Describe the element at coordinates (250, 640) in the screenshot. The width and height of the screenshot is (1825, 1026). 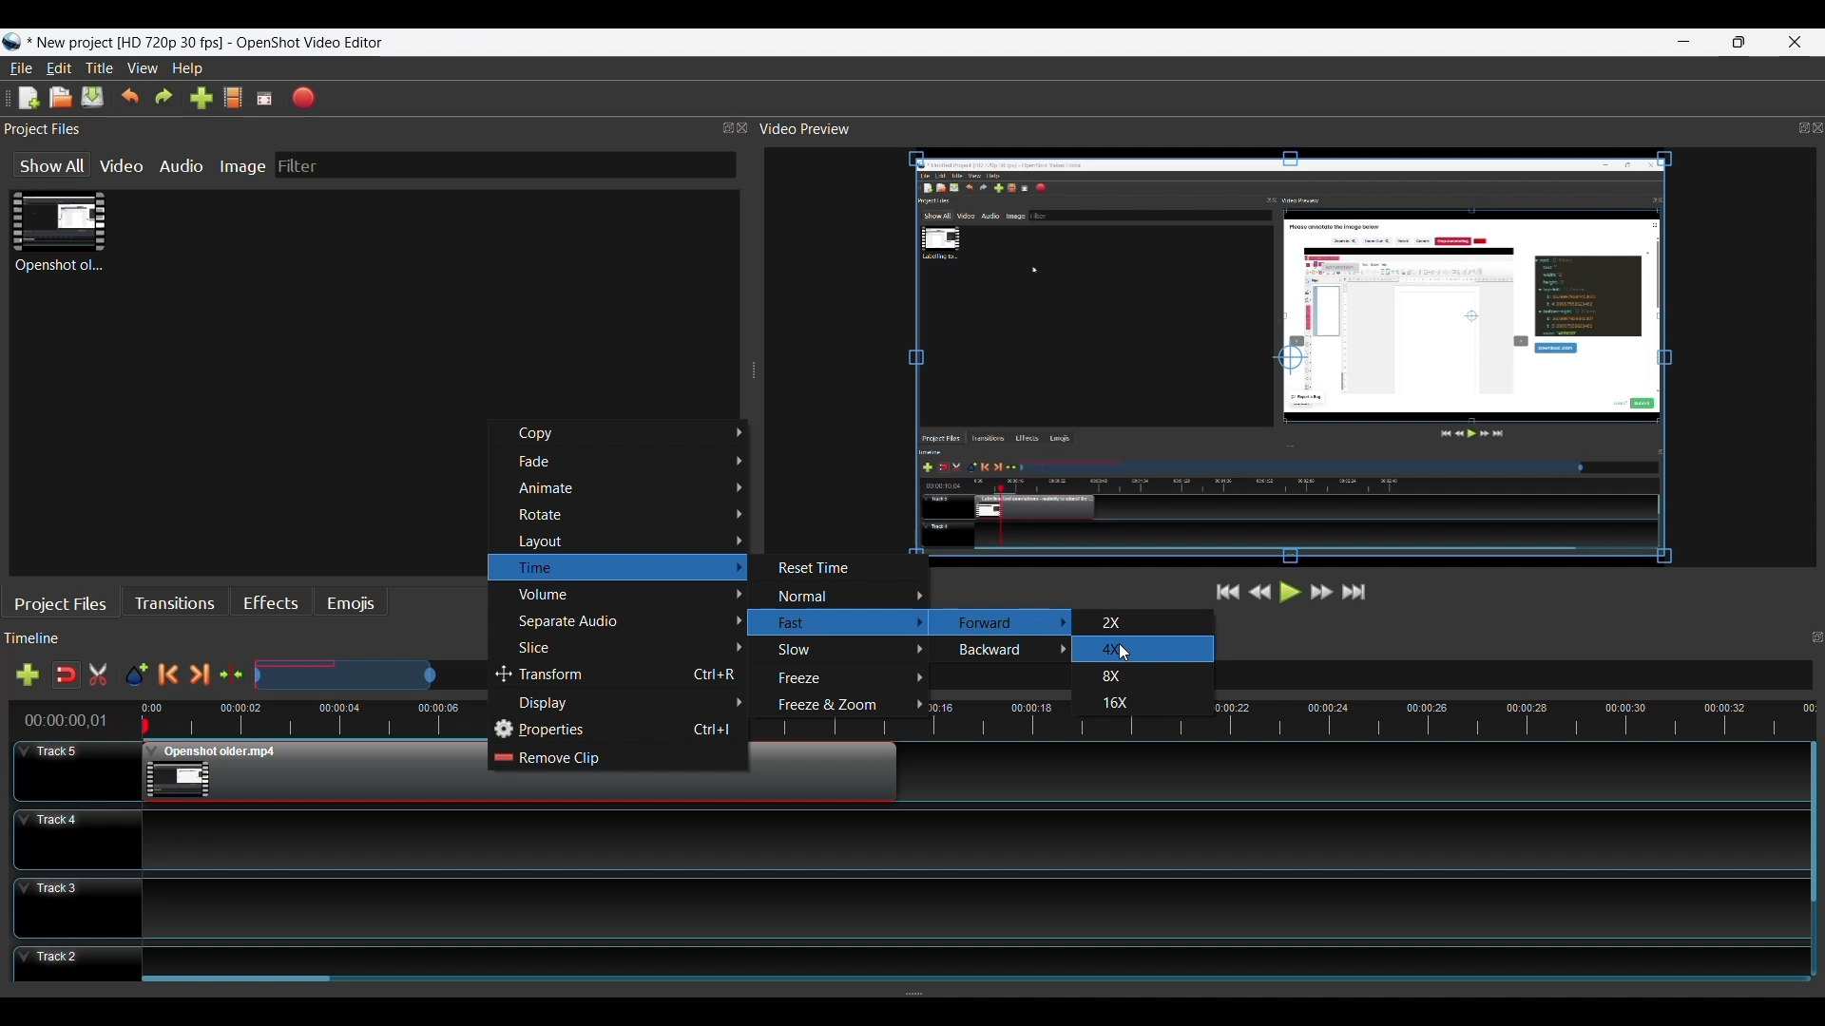
I see `Timeline Panel` at that location.